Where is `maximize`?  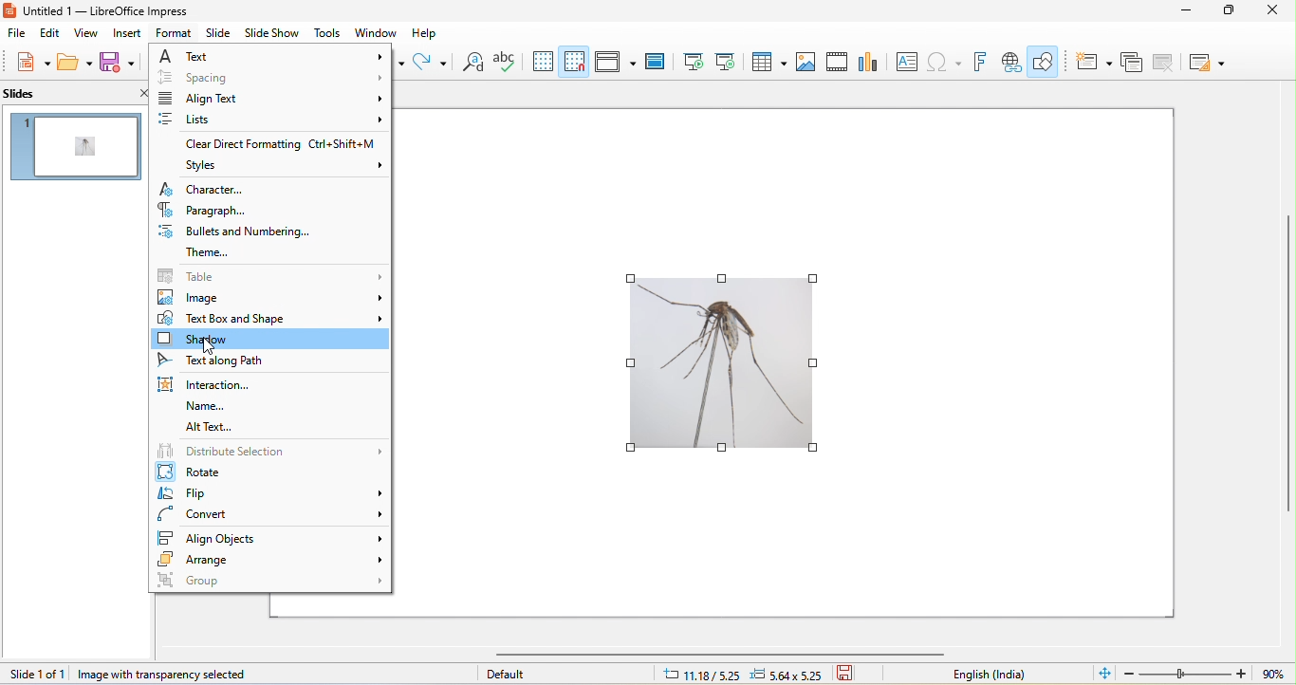
maximize is located at coordinates (1231, 14).